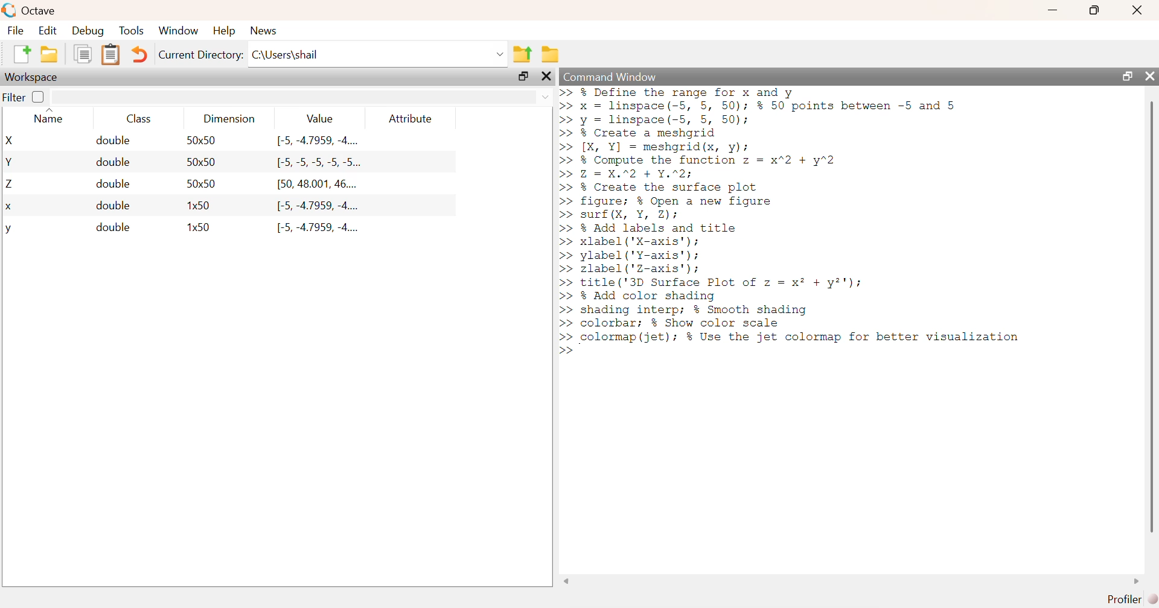 This screenshot has width=1159, height=608. I want to click on close, so click(545, 76).